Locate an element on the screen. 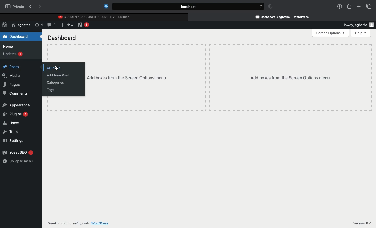 The height and width of the screenshot is (228, 376). New tab is located at coordinates (359, 7).